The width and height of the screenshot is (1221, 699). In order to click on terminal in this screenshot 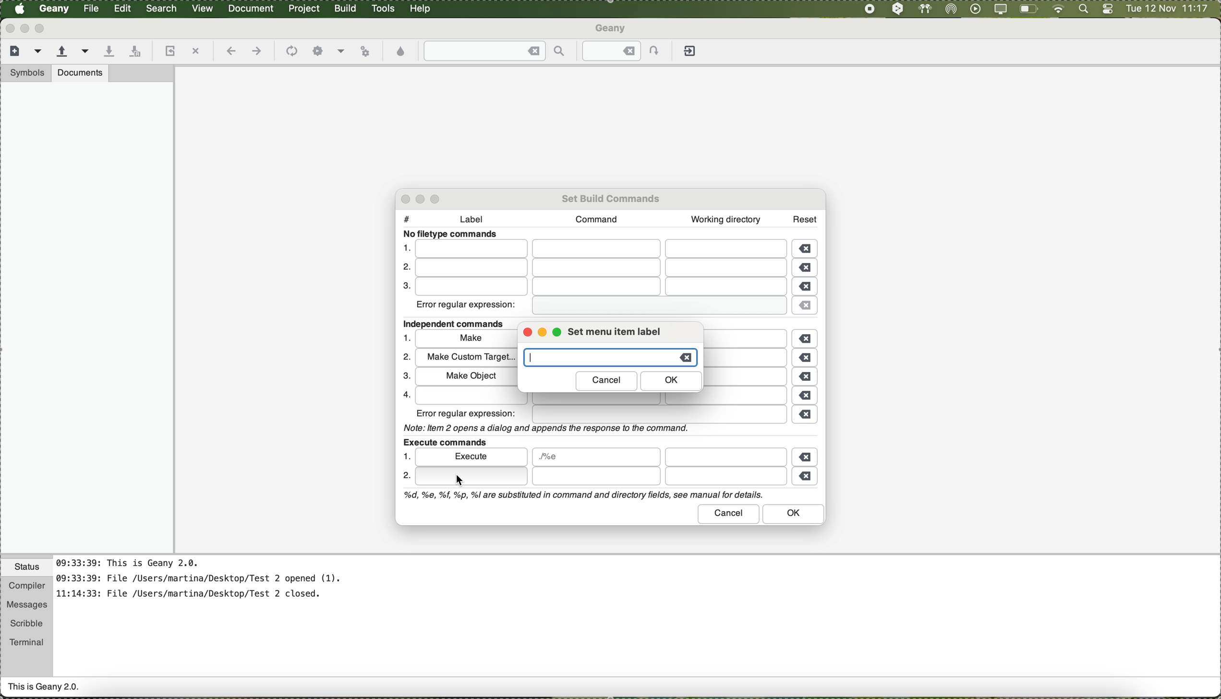, I will do `click(27, 640)`.